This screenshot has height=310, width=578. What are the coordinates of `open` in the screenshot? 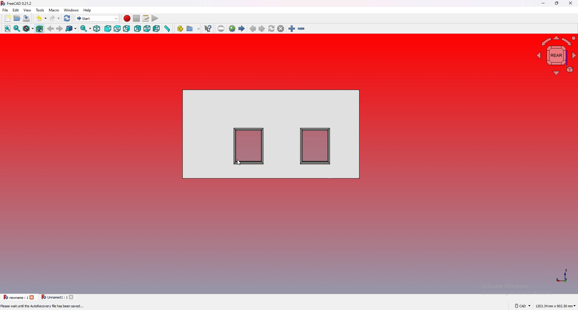 It's located at (17, 18).